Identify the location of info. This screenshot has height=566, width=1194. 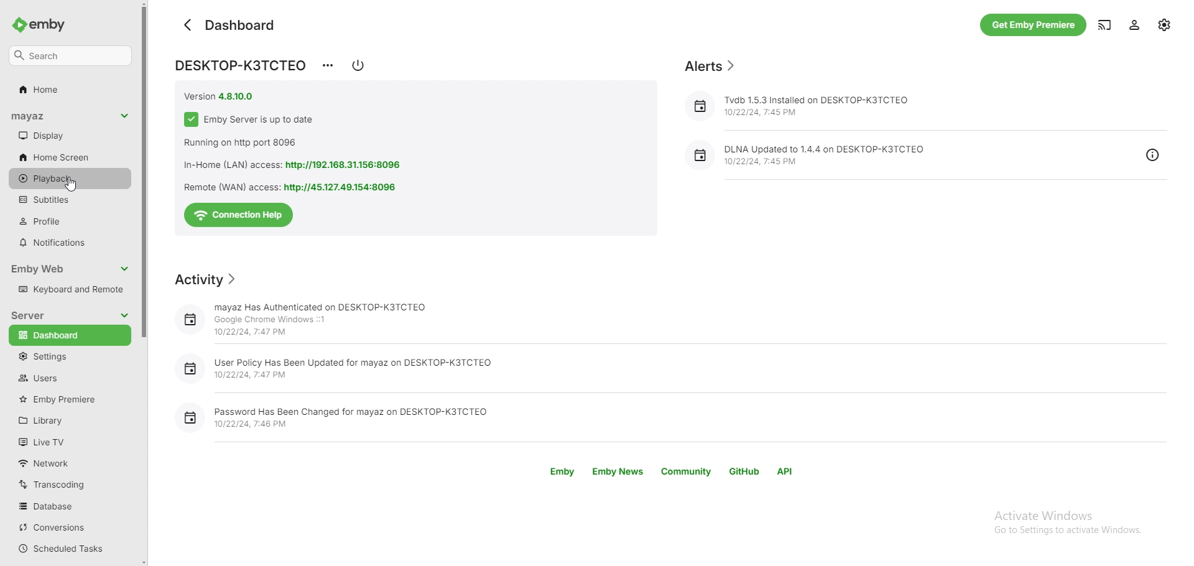
(1155, 155).